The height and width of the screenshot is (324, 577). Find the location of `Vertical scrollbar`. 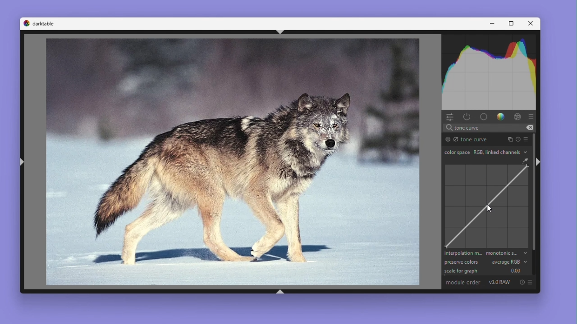

Vertical scrollbar is located at coordinates (533, 192).